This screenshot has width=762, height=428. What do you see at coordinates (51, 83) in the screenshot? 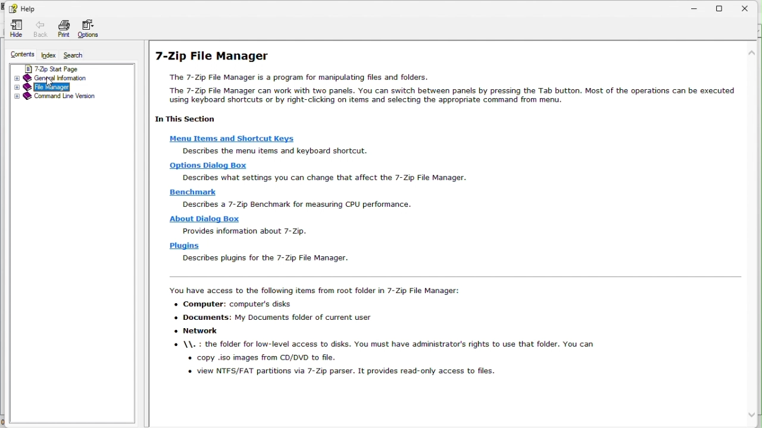
I see `cursor` at bounding box center [51, 83].